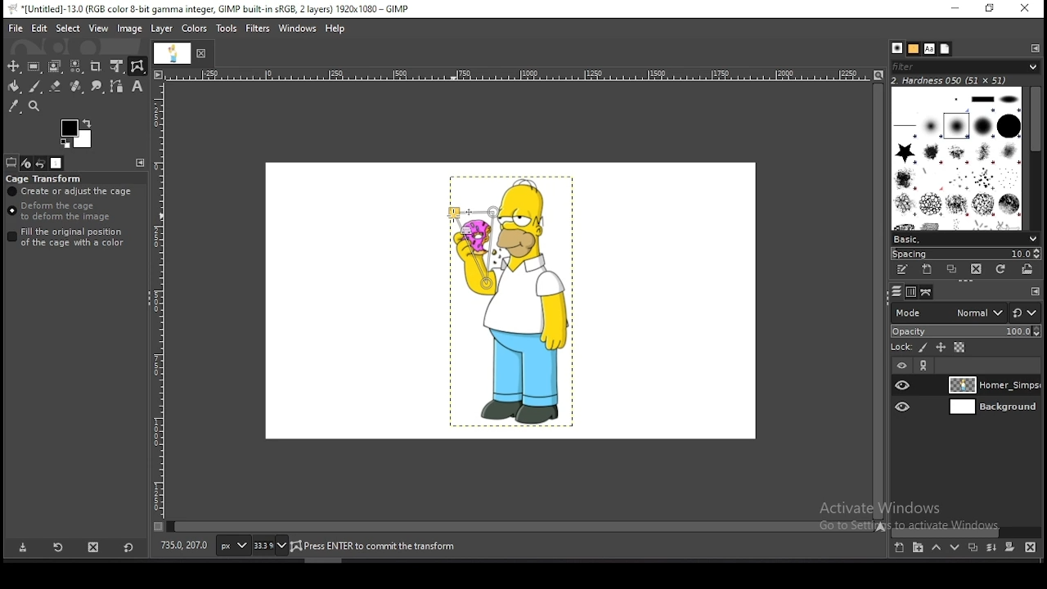  Describe the element at coordinates (1025, 312) in the screenshot. I see `rest` at that location.